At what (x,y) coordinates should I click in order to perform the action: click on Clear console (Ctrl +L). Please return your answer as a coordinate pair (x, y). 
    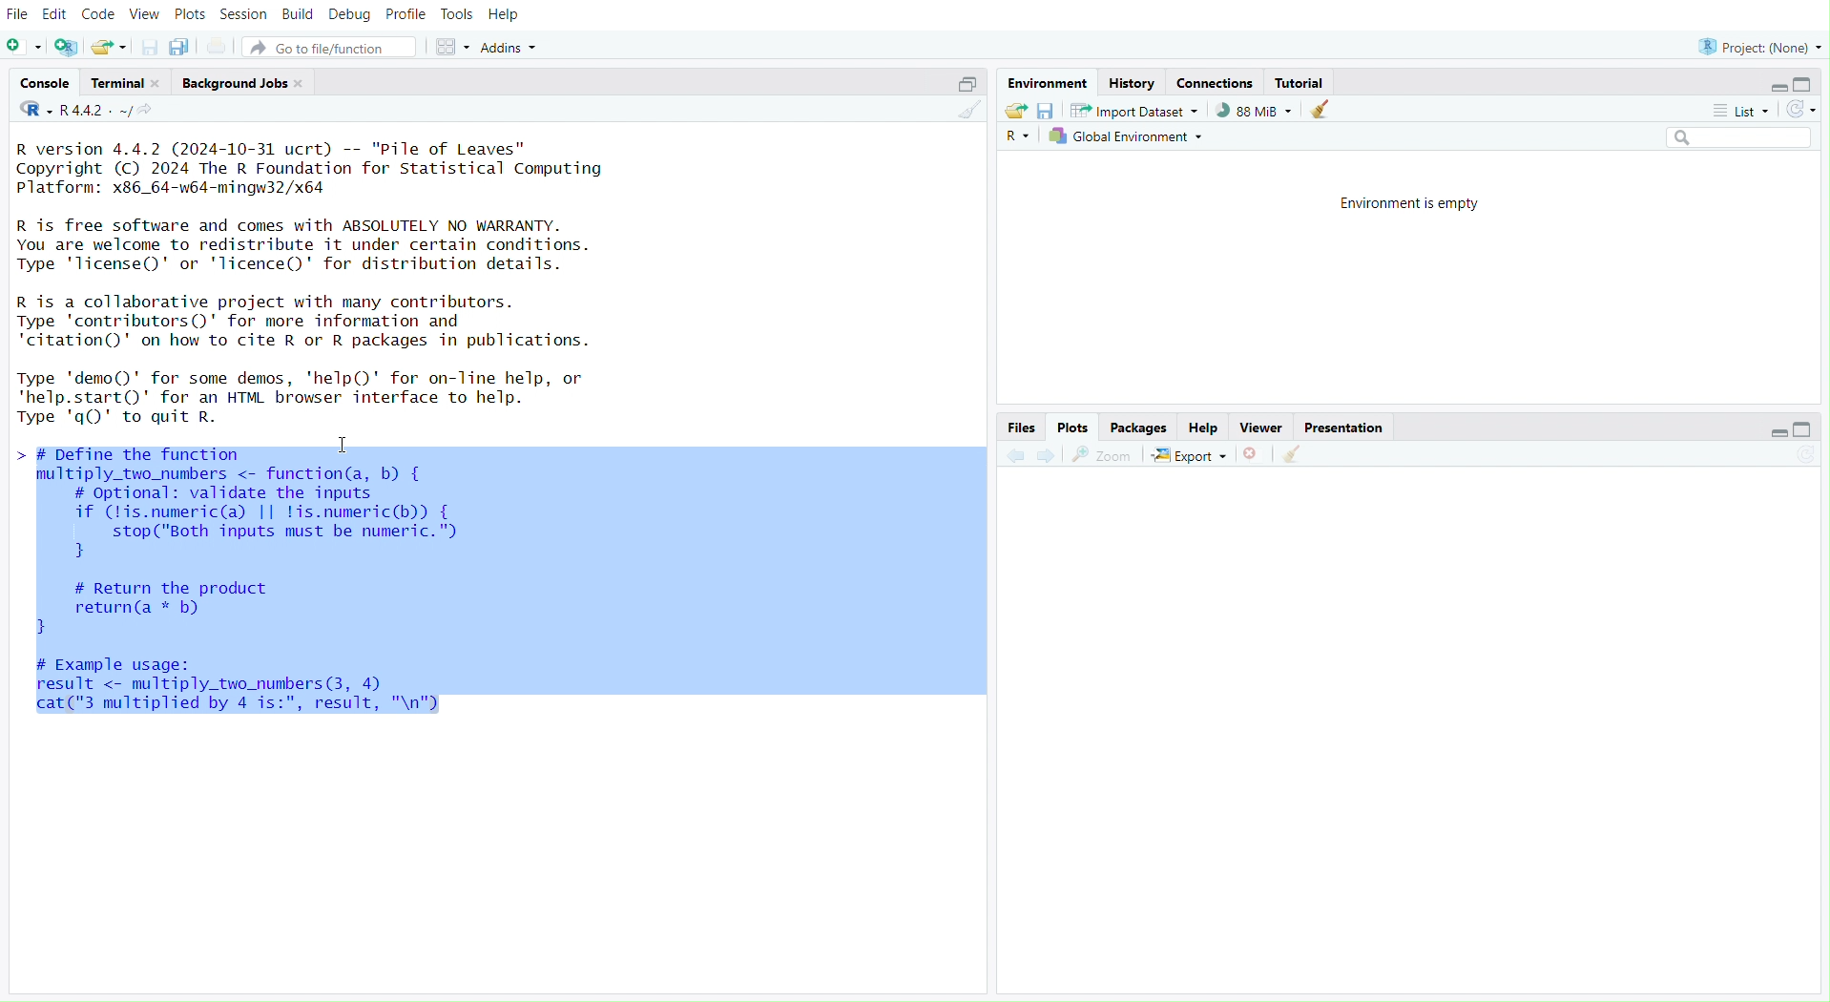
    Looking at the image, I should click on (1325, 109).